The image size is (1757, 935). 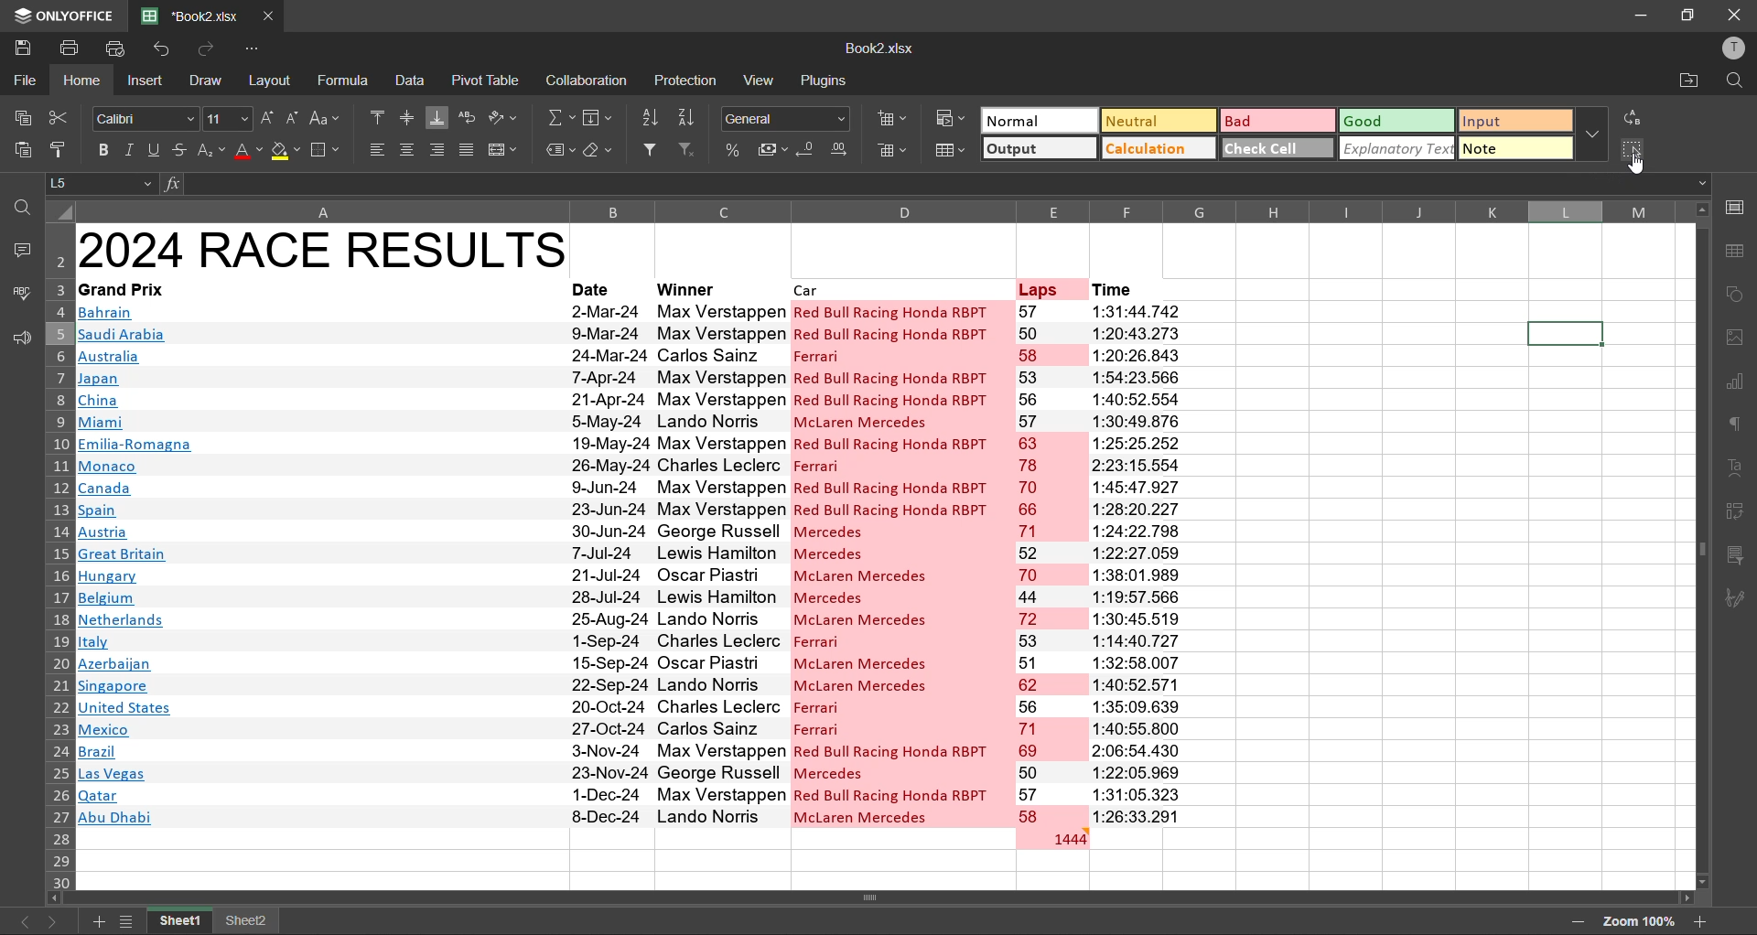 What do you see at coordinates (27, 120) in the screenshot?
I see `copy` at bounding box center [27, 120].